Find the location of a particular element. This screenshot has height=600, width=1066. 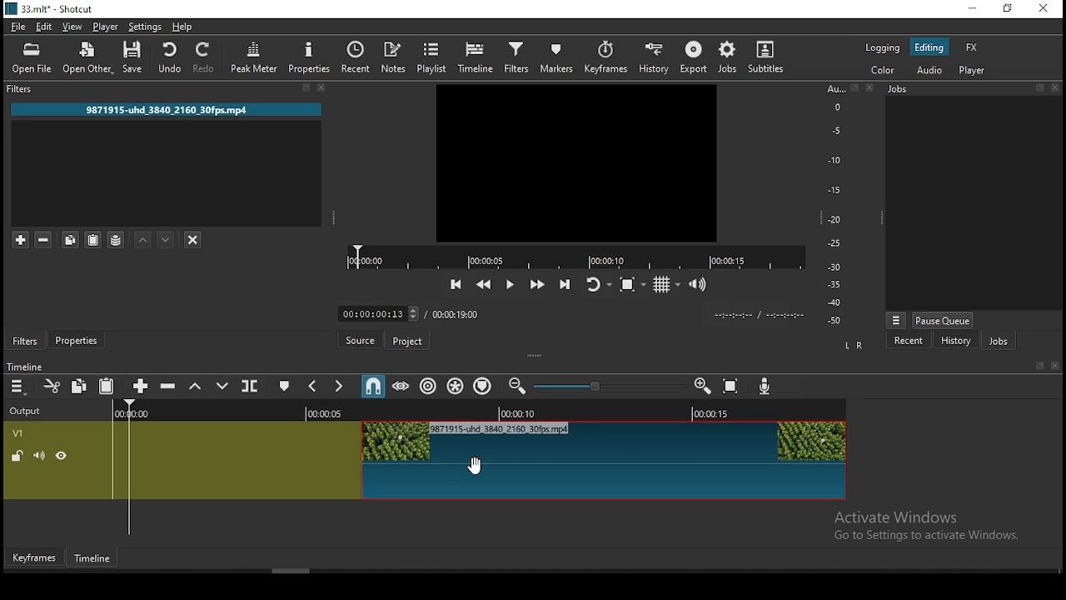

add a filter is located at coordinates (20, 239).